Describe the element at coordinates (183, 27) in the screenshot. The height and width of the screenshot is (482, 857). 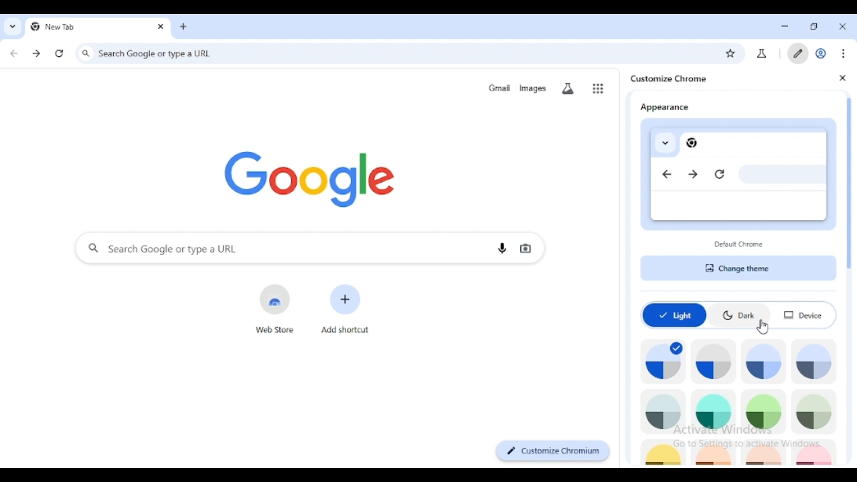
I see `add tab` at that location.